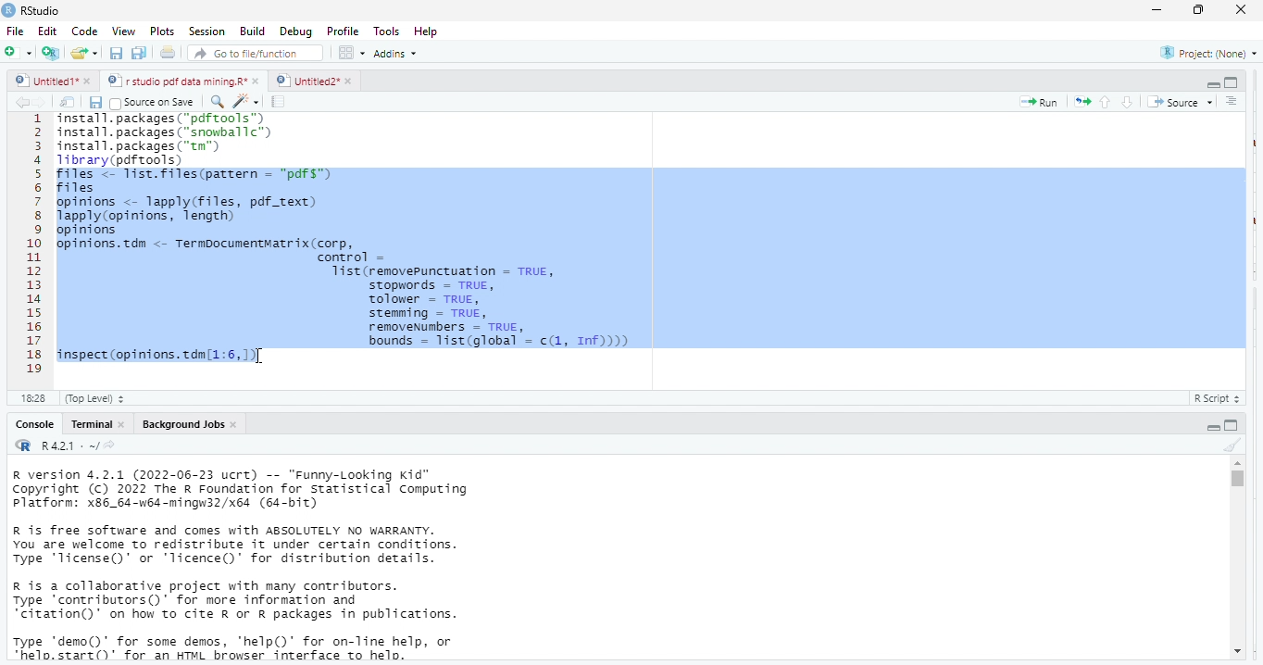 This screenshot has height=665, width=1263. What do you see at coordinates (100, 398) in the screenshot?
I see `top level` at bounding box center [100, 398].